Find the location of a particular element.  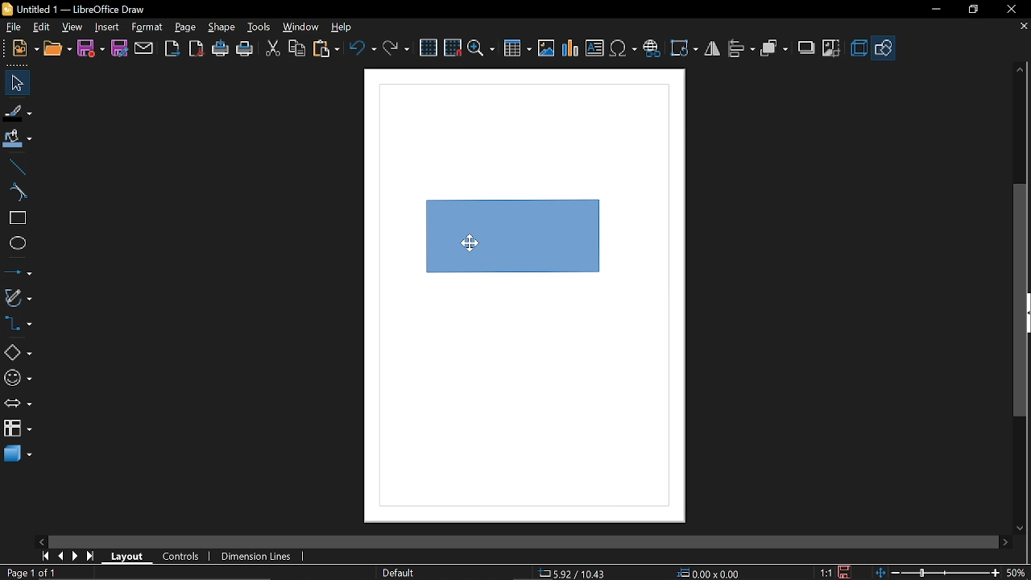

Edit is located at coordinates (43, 26).